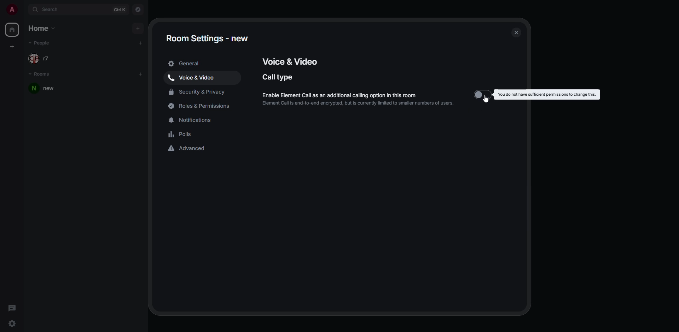 Image resolution: width=679 pixels, height=332 pixels. What do you see at coordinates (181, 134) in the screenshot?
I see `polls` at bounding box center [181, 134].